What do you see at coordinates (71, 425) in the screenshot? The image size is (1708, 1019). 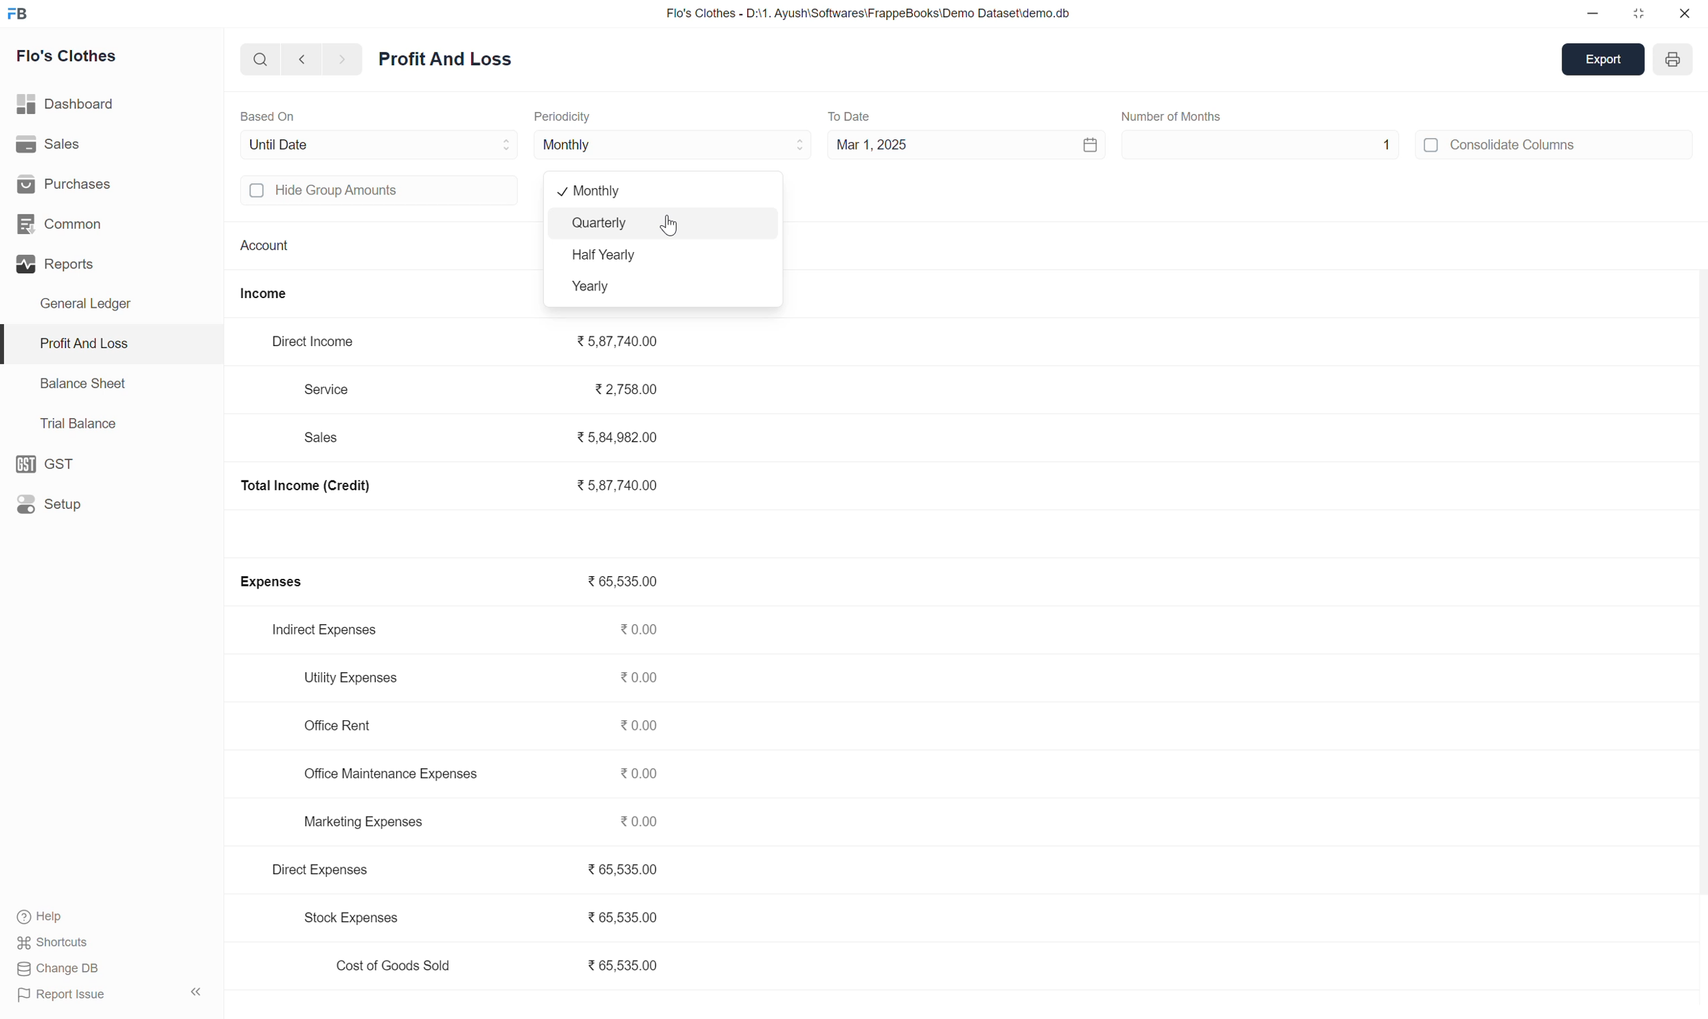 I see `Trial Balance` at bounding box center [71, 425].